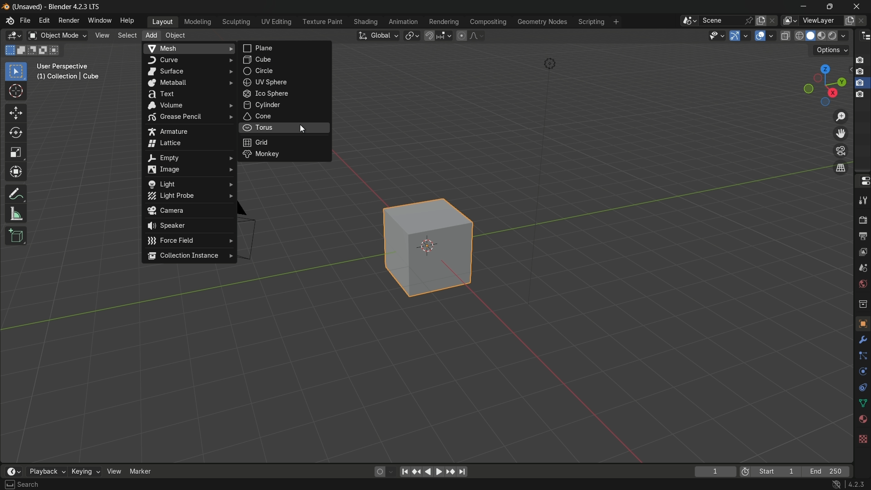 The image size is (871, 490). I want to click on layer 2, so click(859, 71).